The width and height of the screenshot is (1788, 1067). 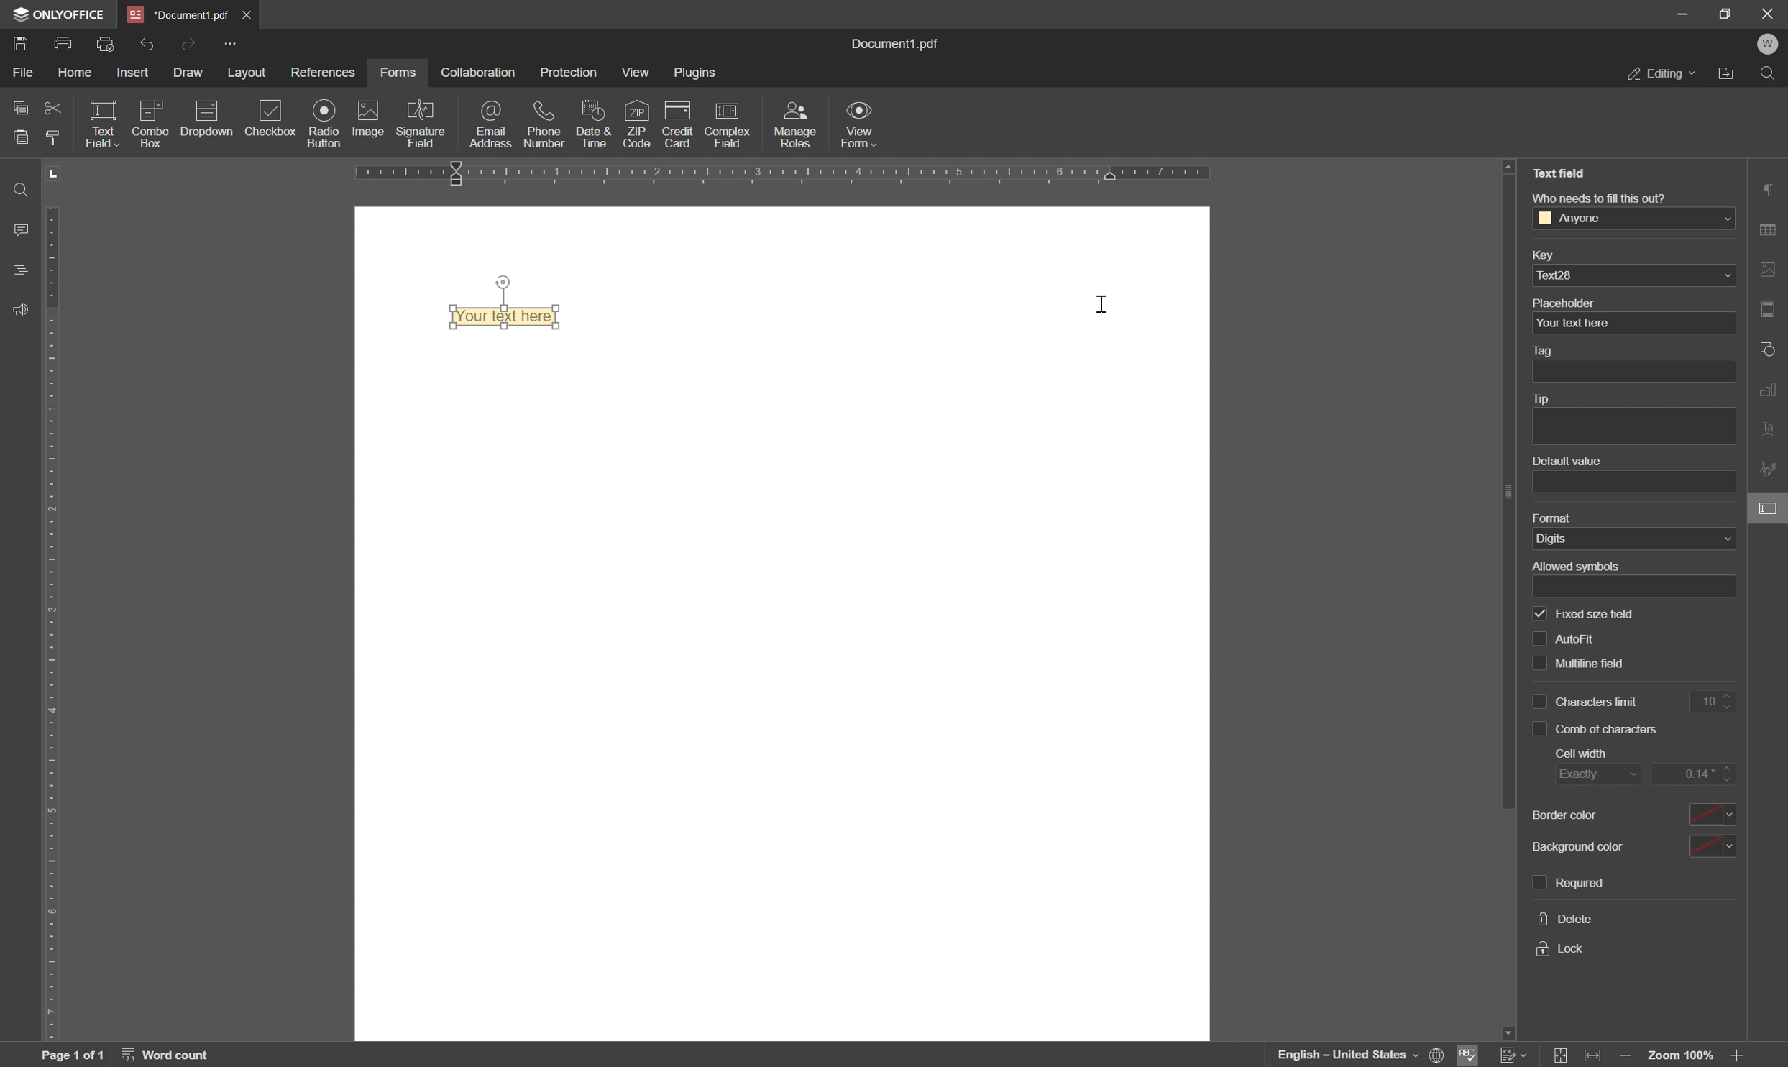 What do you see at coordinates (19, 45) in the screenshot?
I see `save` at bounding box center [19, 45].